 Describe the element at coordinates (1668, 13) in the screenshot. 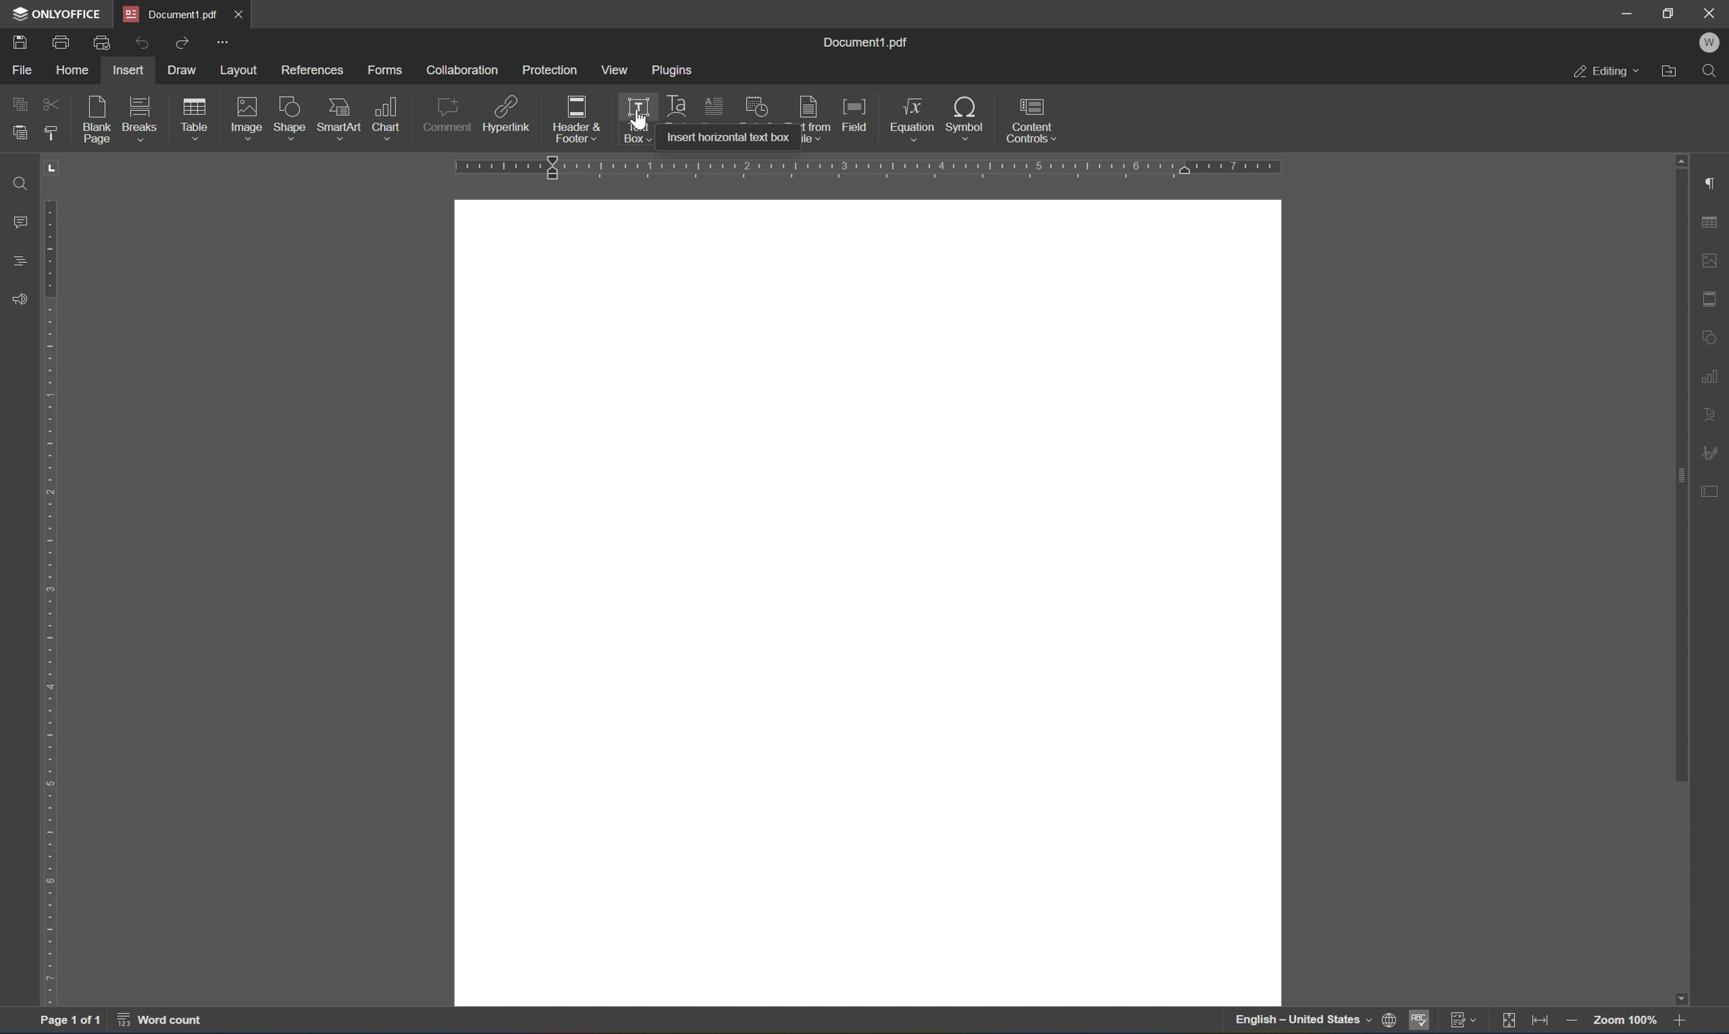

I see `Restore down` at that location.